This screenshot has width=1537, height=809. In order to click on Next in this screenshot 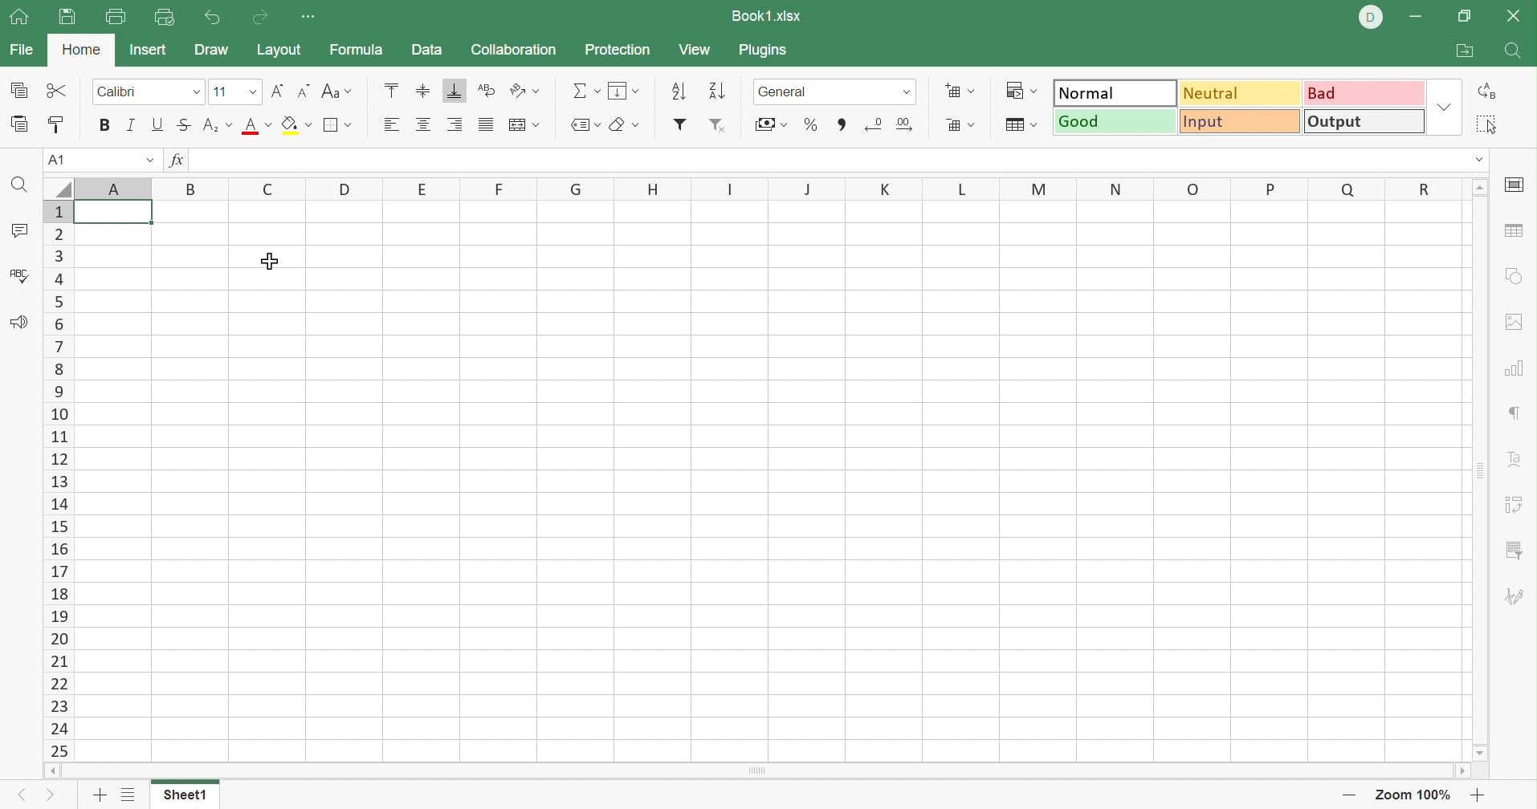, I will do `click(47, 796)`.